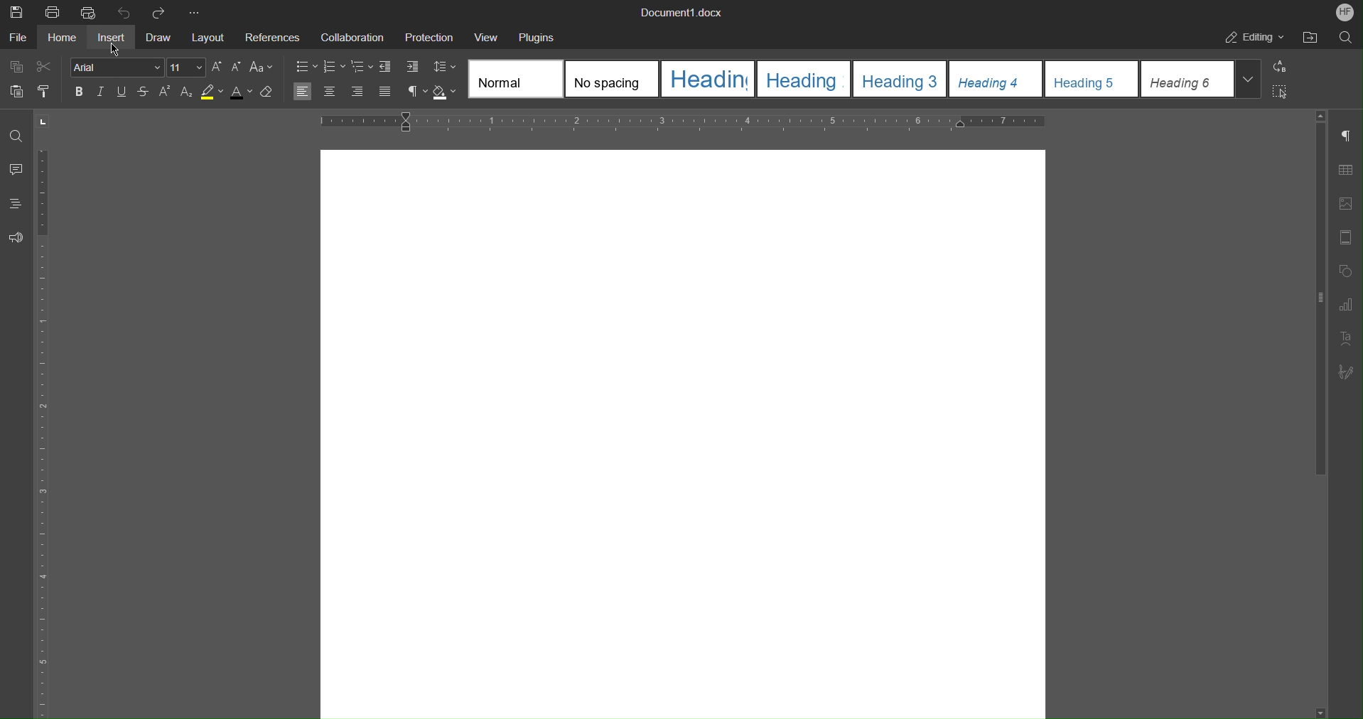 The image size is (1363, 719). I want to click on Decrease Font Size, so click(237, 67).